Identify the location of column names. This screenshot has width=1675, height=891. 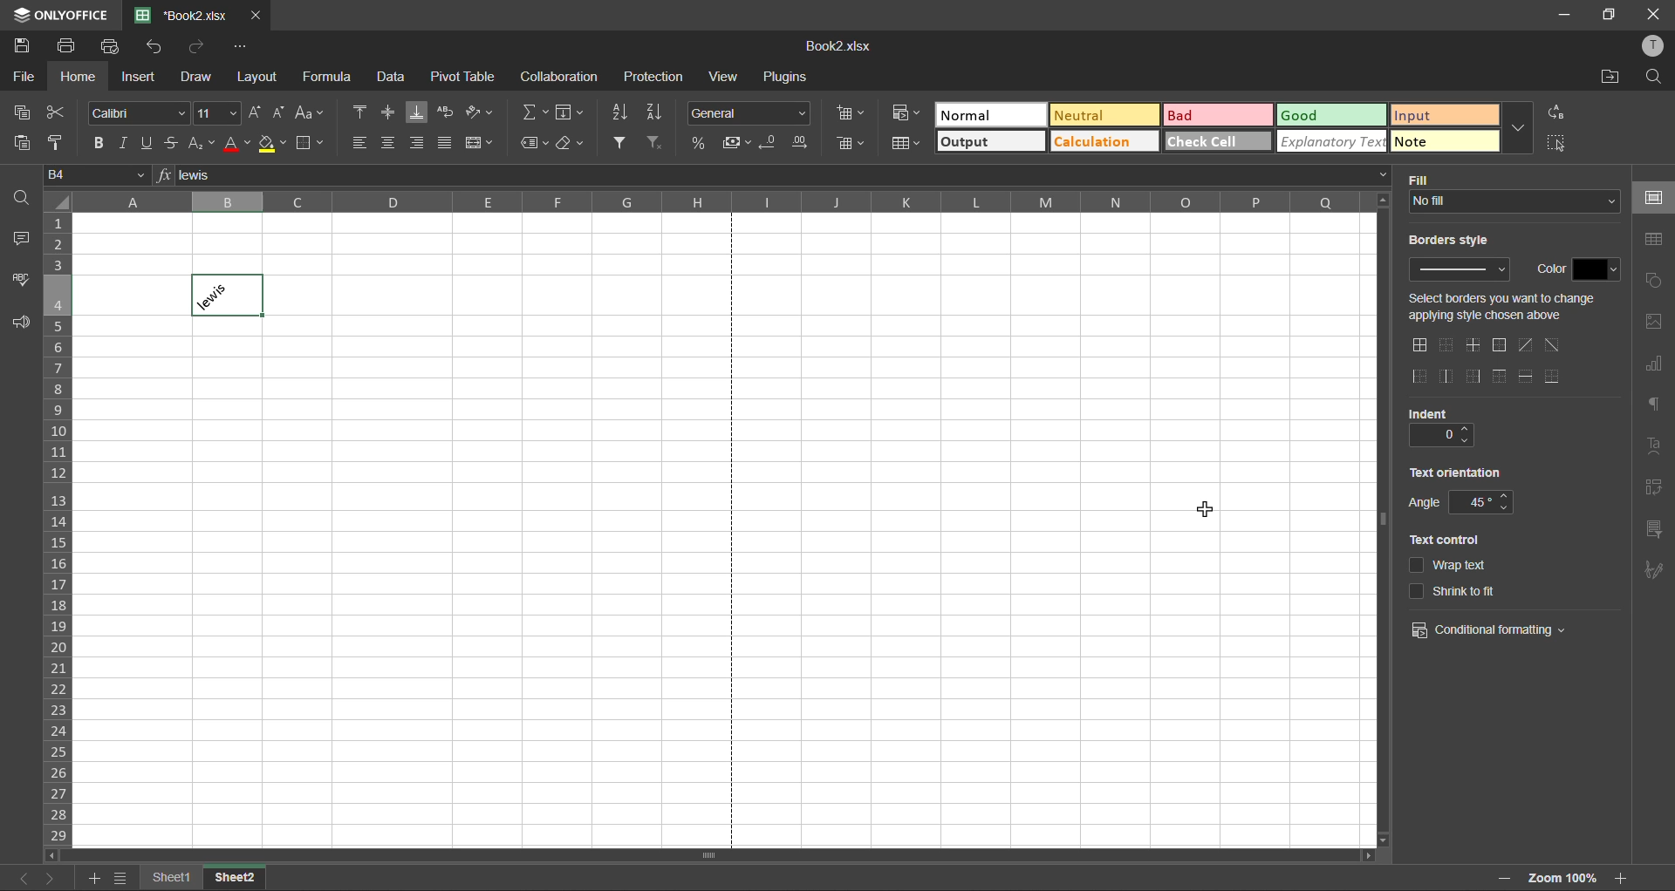
(722, 201).